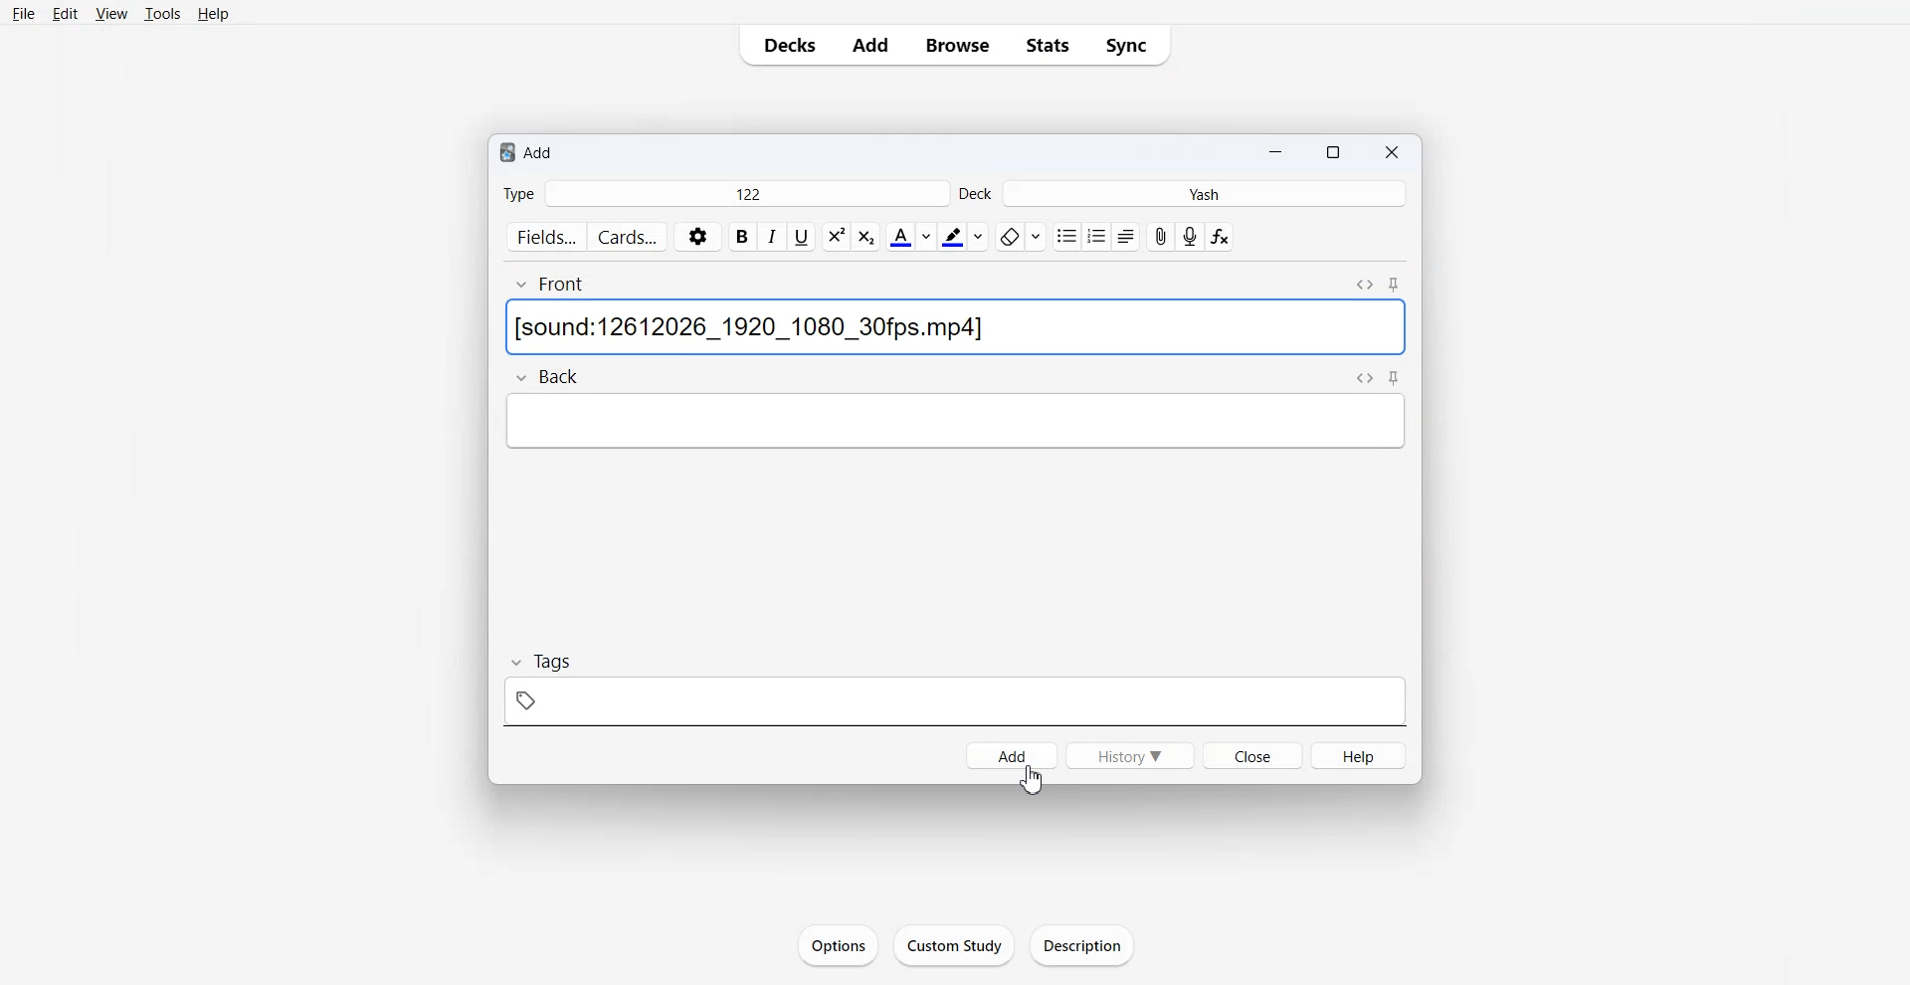  I want to click on 122, so click(745, 194).